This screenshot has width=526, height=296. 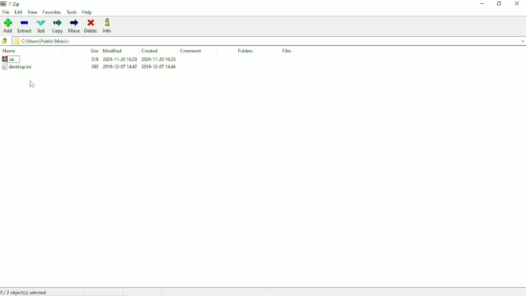 I want to click on Copy, so click(x=57, y=27).